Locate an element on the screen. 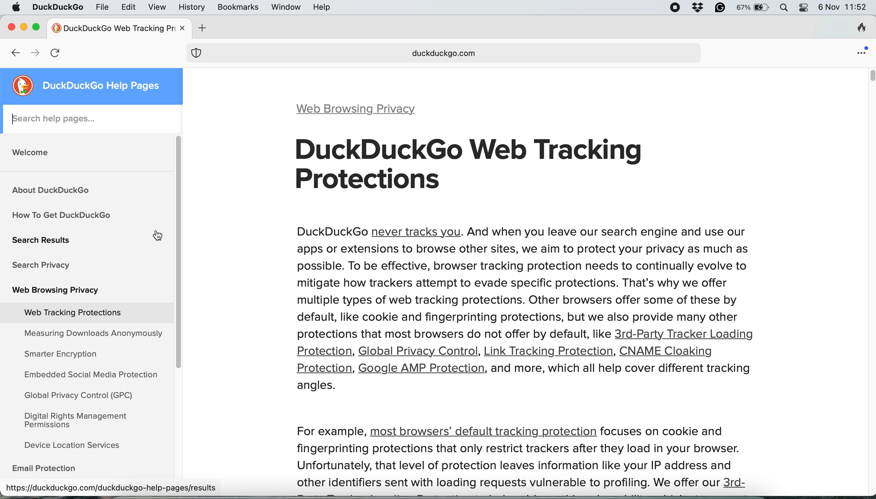 The image size is (876, 499). open application menu is located at coordinates (861, 52).